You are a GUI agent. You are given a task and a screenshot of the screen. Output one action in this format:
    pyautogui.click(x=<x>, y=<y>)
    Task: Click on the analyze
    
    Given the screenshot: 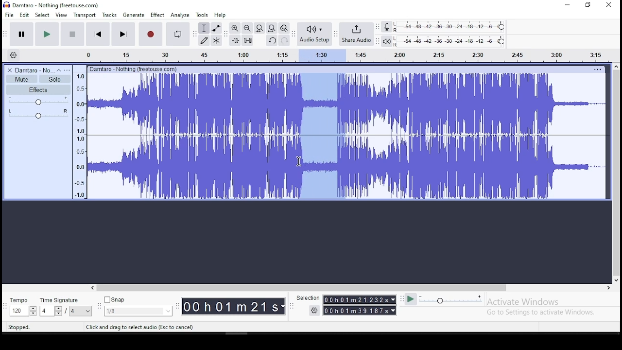 What is the action you would take?
    pyautogui.click(x=180, y=15)
    